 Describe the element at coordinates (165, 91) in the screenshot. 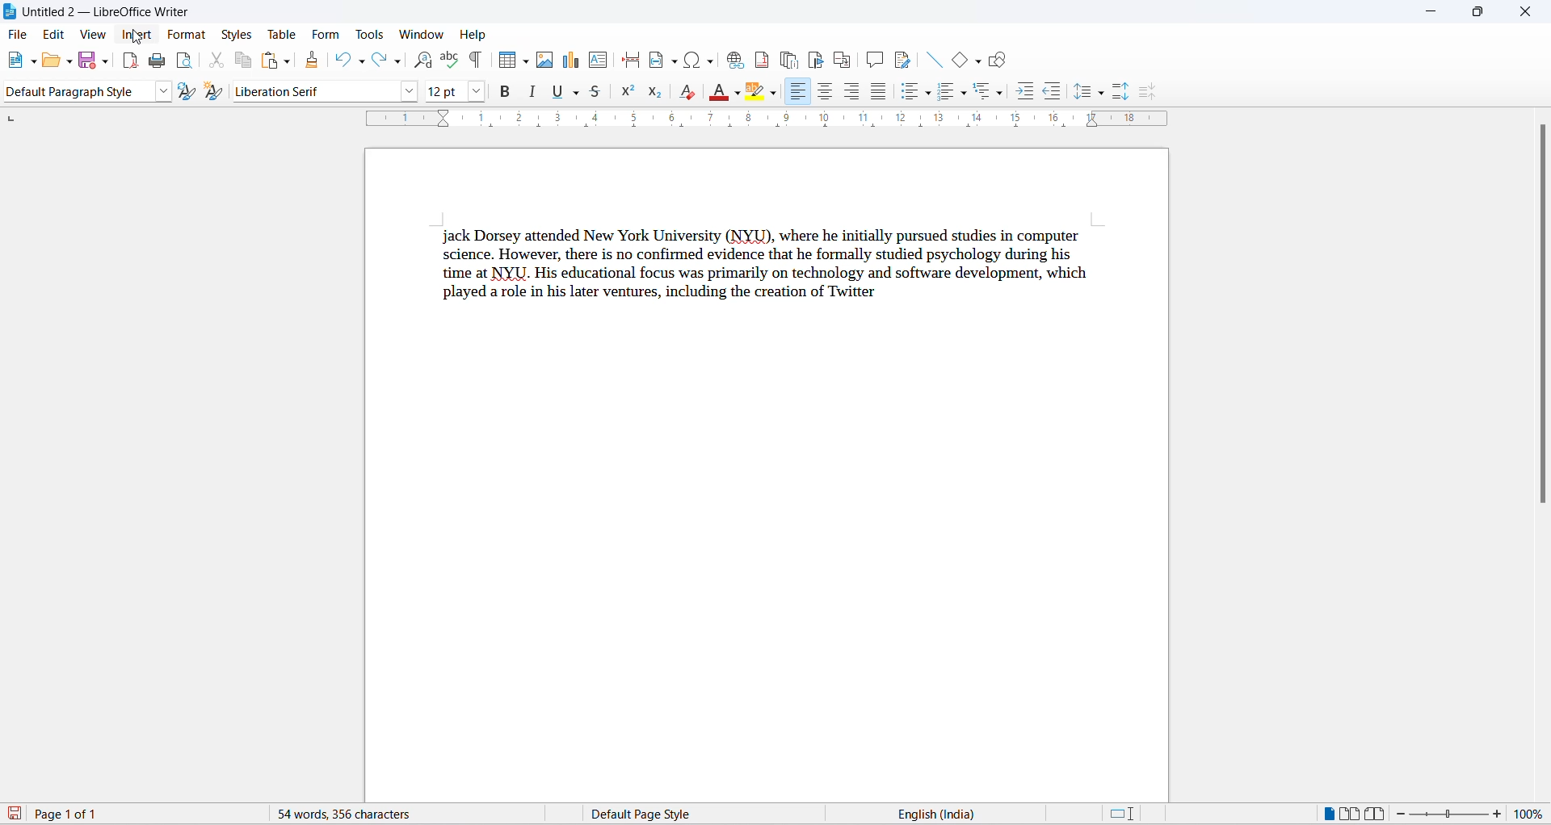

I see `paragraph style options` at that location.